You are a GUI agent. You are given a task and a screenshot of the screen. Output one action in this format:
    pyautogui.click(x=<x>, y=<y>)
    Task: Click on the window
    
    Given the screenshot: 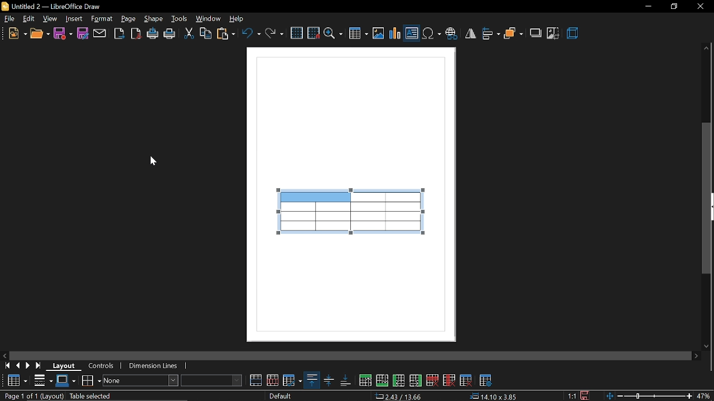 What is the action you would take?
    pyautogui.click(x=209, y=18)
    